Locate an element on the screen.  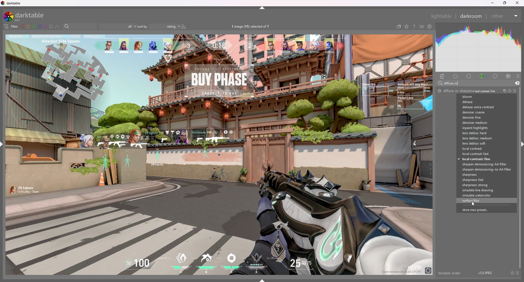
module order is located at coordinates (450, 273).